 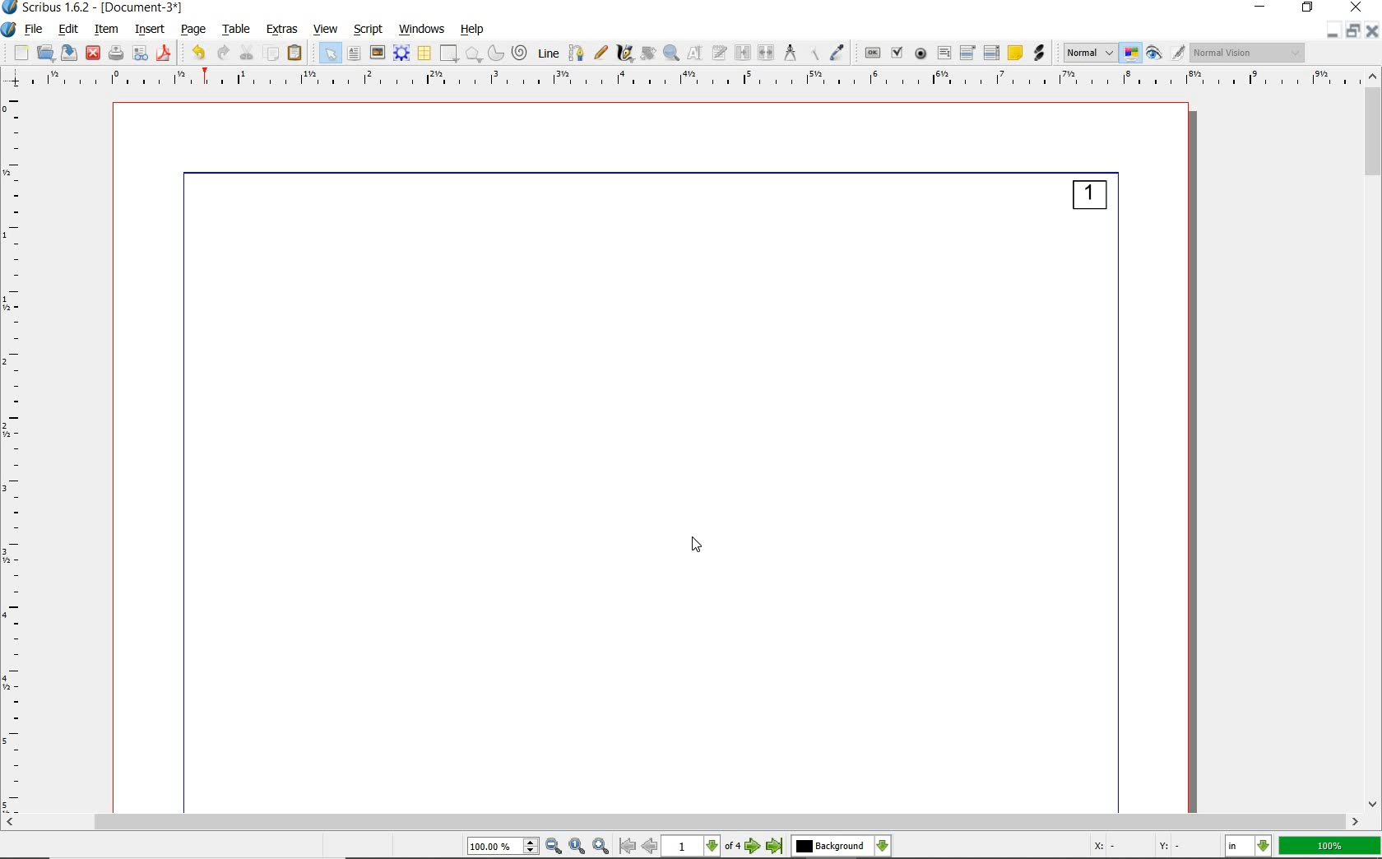 What do you see at coordinates (1307, 10) in the screenshot?
I see `restore` at bounding box center [1307, 10].